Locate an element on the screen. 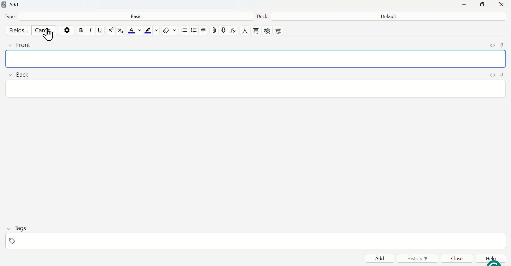  Close is located at coordinates (502, 5).